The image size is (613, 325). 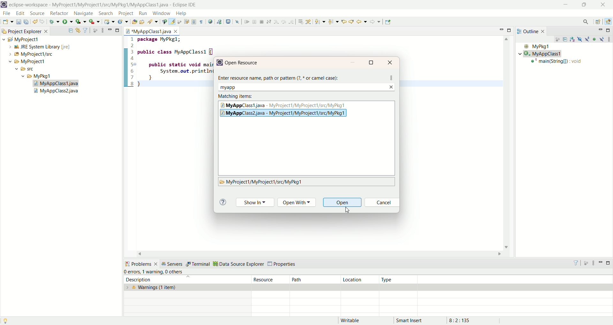 What do you see at coordinates (566, 4) in the screenshot?
I see `minimize` at bounding box center [566, 4].